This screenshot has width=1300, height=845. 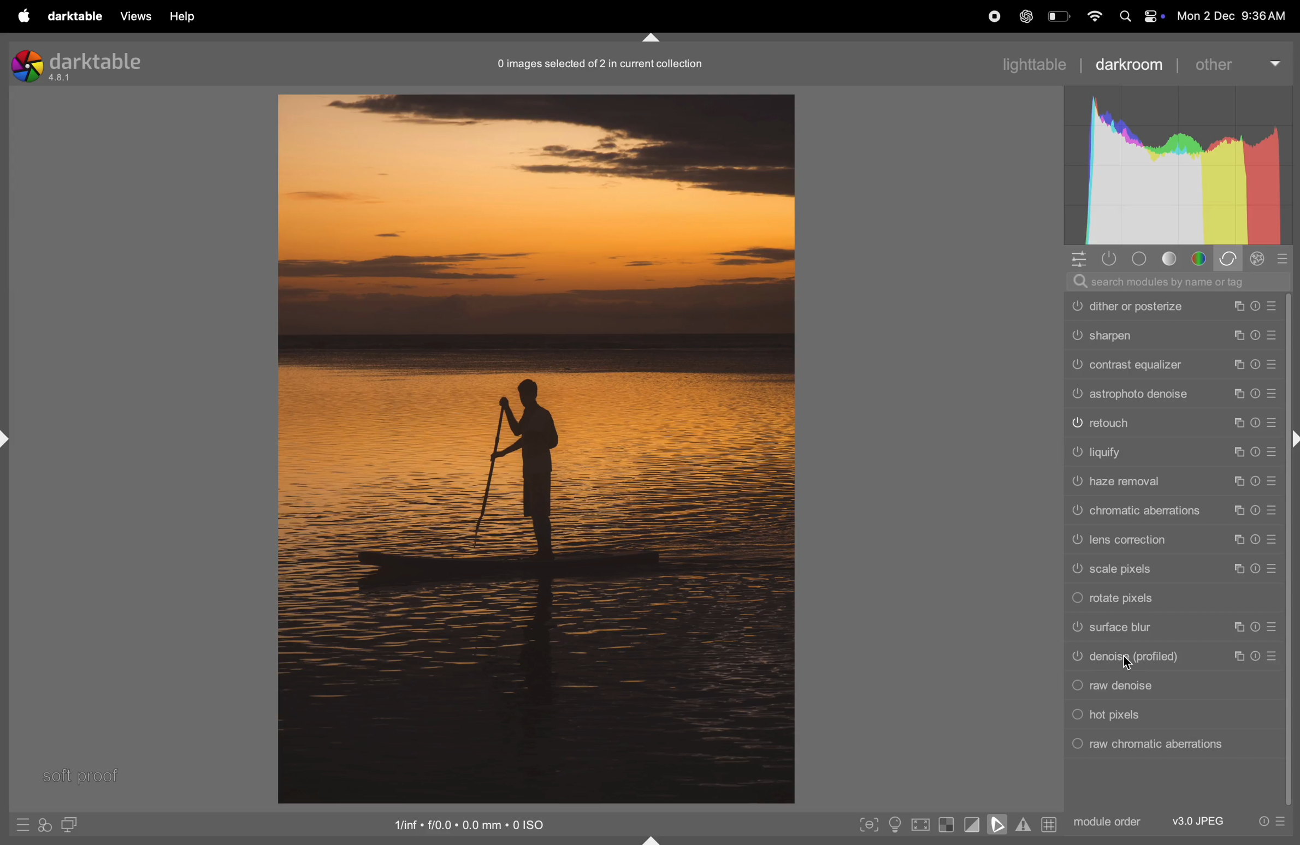 What do you see at coordinates (17, 16) in the screenshot?
I see `apple menu` at bounding box center [17, 16].